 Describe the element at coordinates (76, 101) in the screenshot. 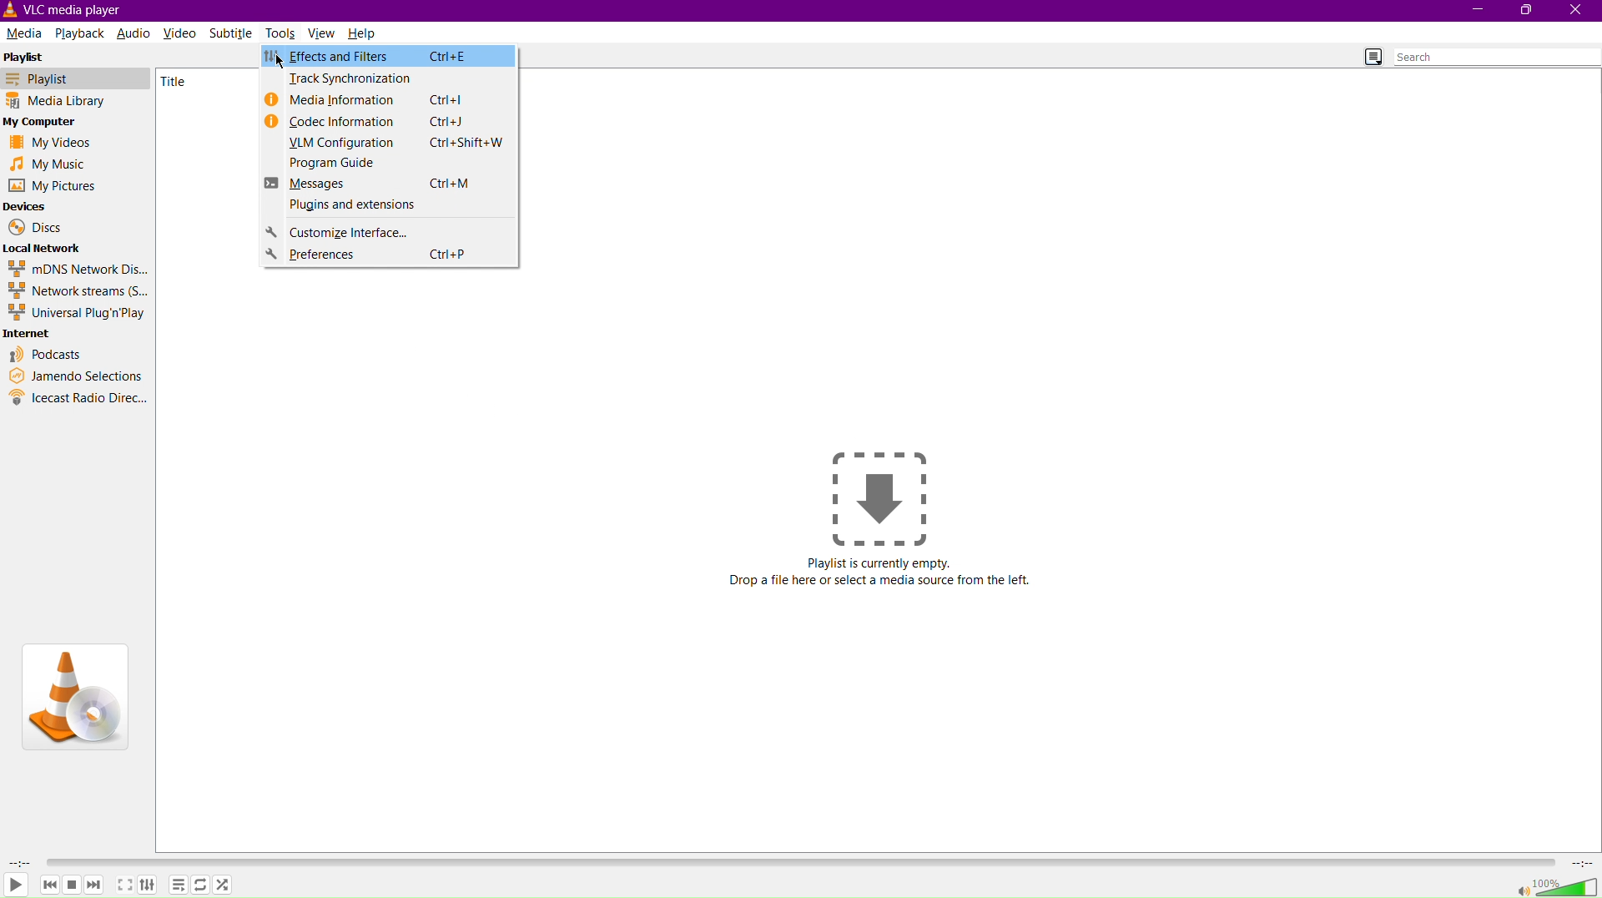

I see `Media Library` at that location.